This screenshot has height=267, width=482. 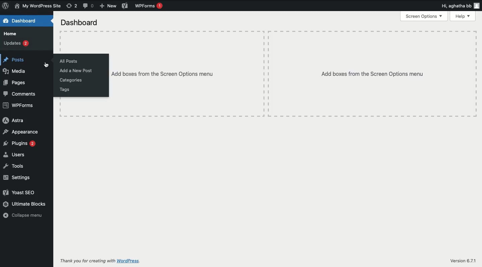 What do you see at coordinates (22, 132) in the screenshot?
I see `Appearance` at bounding box center [22, 132].